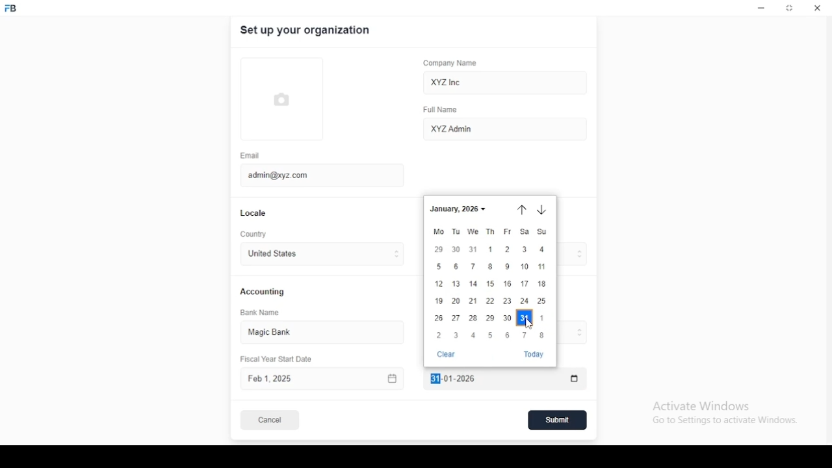 Image resolution: width=832 pixels, height=468 pixels. I want to click on 2, so click(437, 337).